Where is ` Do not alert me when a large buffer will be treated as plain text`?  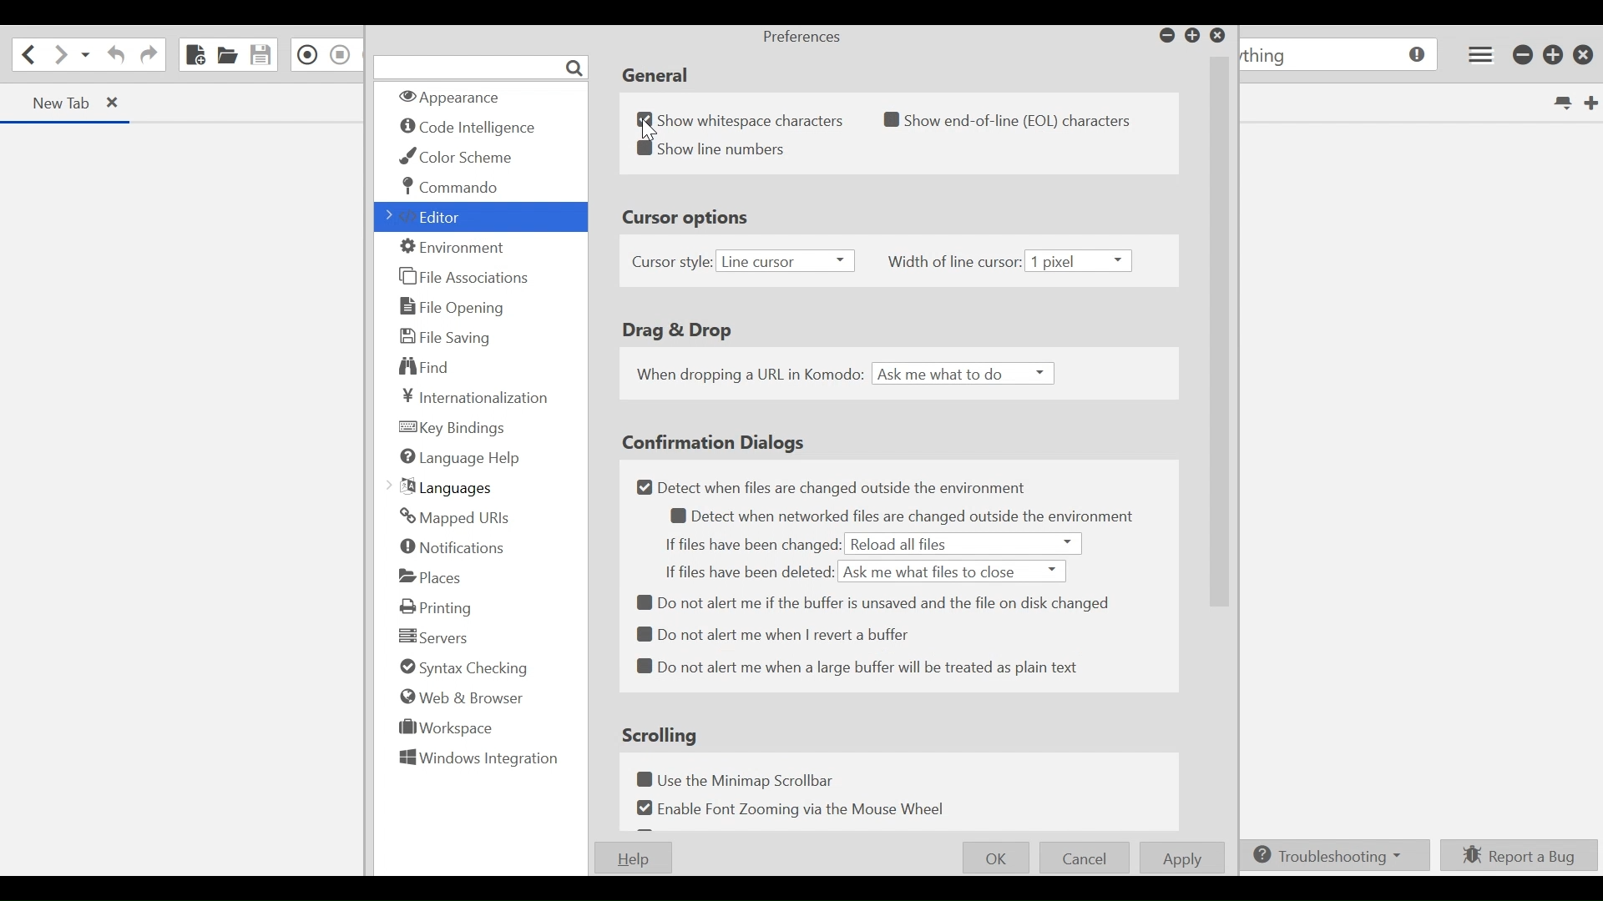  Do not alert me when a large buffer will be treated as plain text is located at coordinates (856, 667).